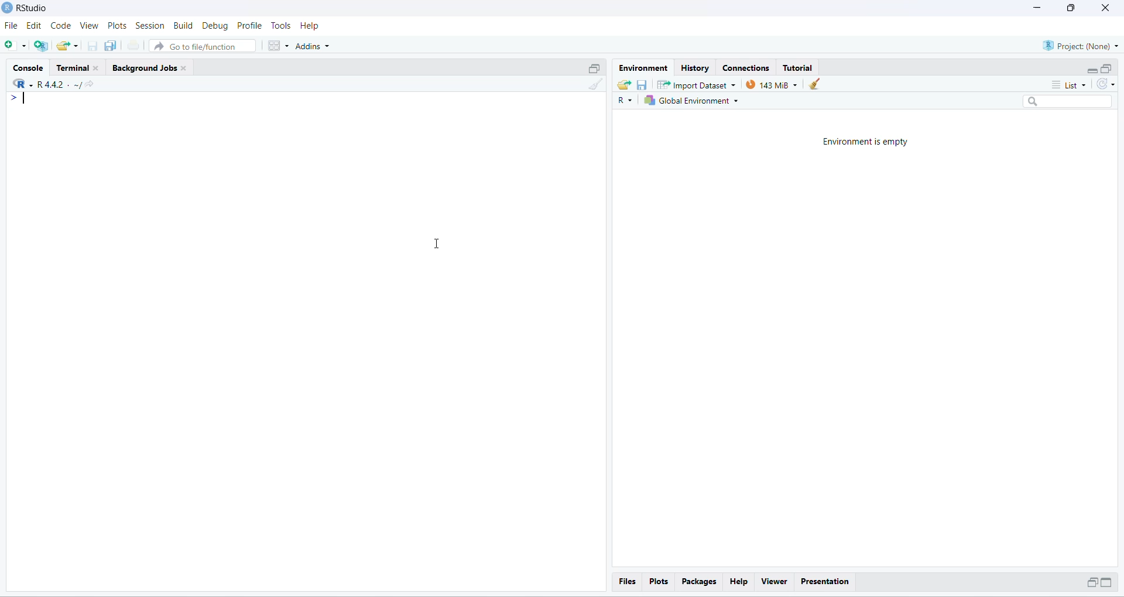 The width and height of the screenshot is (1124, 597). I want to click on open in separate window, so click(595, 68).